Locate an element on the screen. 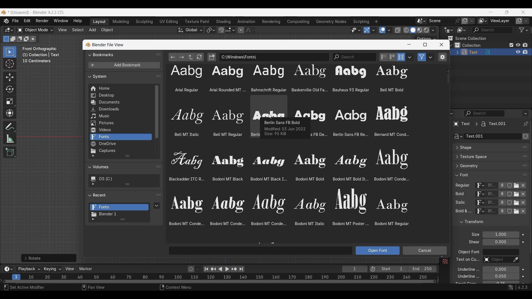 This screenshot has height=299, width=532. Scale is located at coordinates (10, 101).